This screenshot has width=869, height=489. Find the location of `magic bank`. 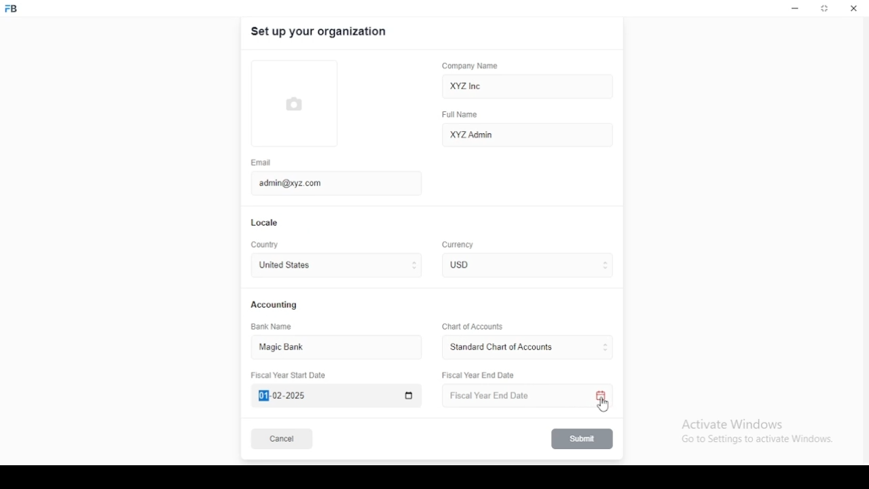

magic bank is located at coordinates (287, 348).